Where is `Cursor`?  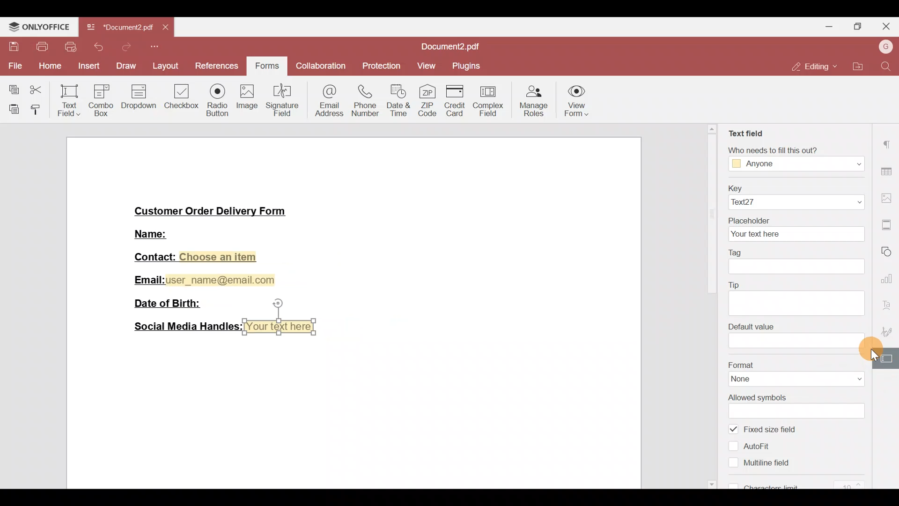 Cursor is located at coordinates (870, 350).